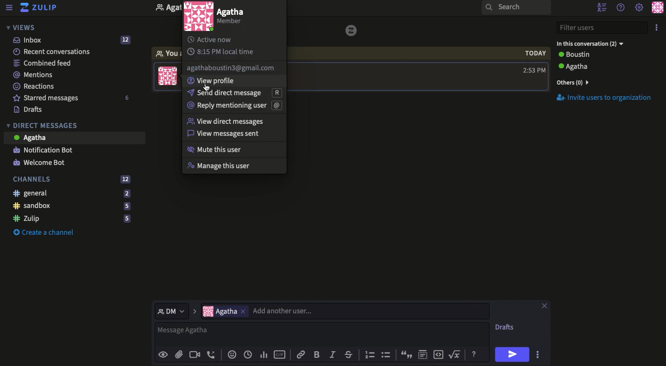  What do you see at coordinates (233, 93) in the screenshot?
I see `Send DM` at bounding box center [233, 93].